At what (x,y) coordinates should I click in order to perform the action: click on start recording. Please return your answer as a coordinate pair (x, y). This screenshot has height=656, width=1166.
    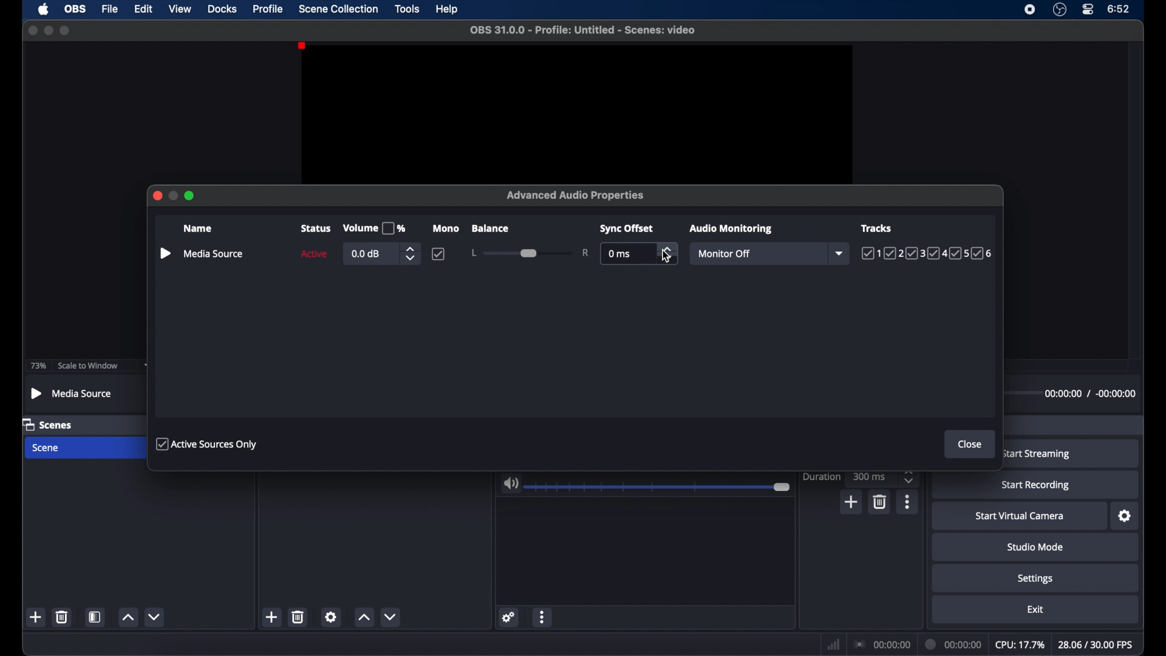
    Looking at the image, I should click on (1036, 485).